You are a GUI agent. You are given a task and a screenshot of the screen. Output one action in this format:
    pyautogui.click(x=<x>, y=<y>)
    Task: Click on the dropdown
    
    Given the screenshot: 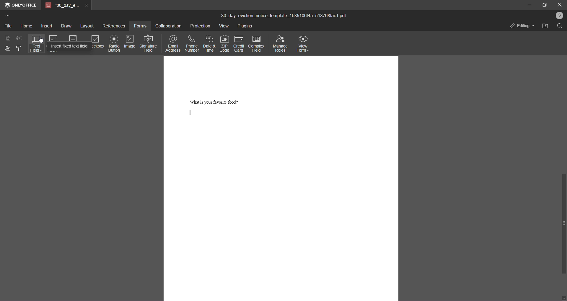 What is the action you would take?
    pyautogui.click(x=72, y=39)
    